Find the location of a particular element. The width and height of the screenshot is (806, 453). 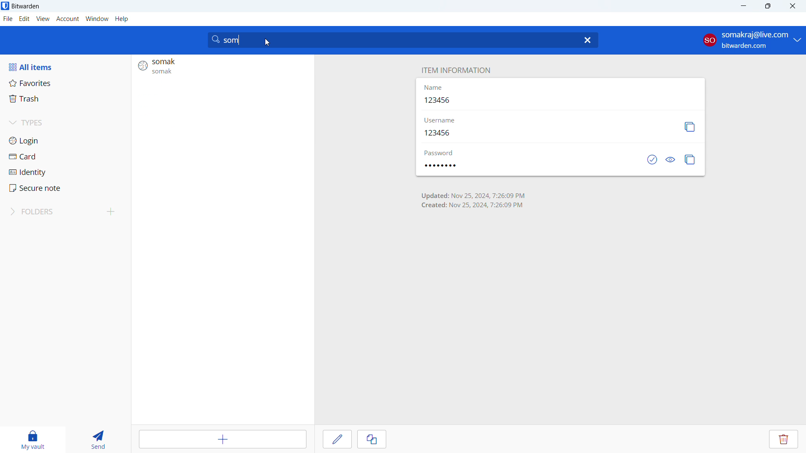

account is located at coordinates (751, 40).